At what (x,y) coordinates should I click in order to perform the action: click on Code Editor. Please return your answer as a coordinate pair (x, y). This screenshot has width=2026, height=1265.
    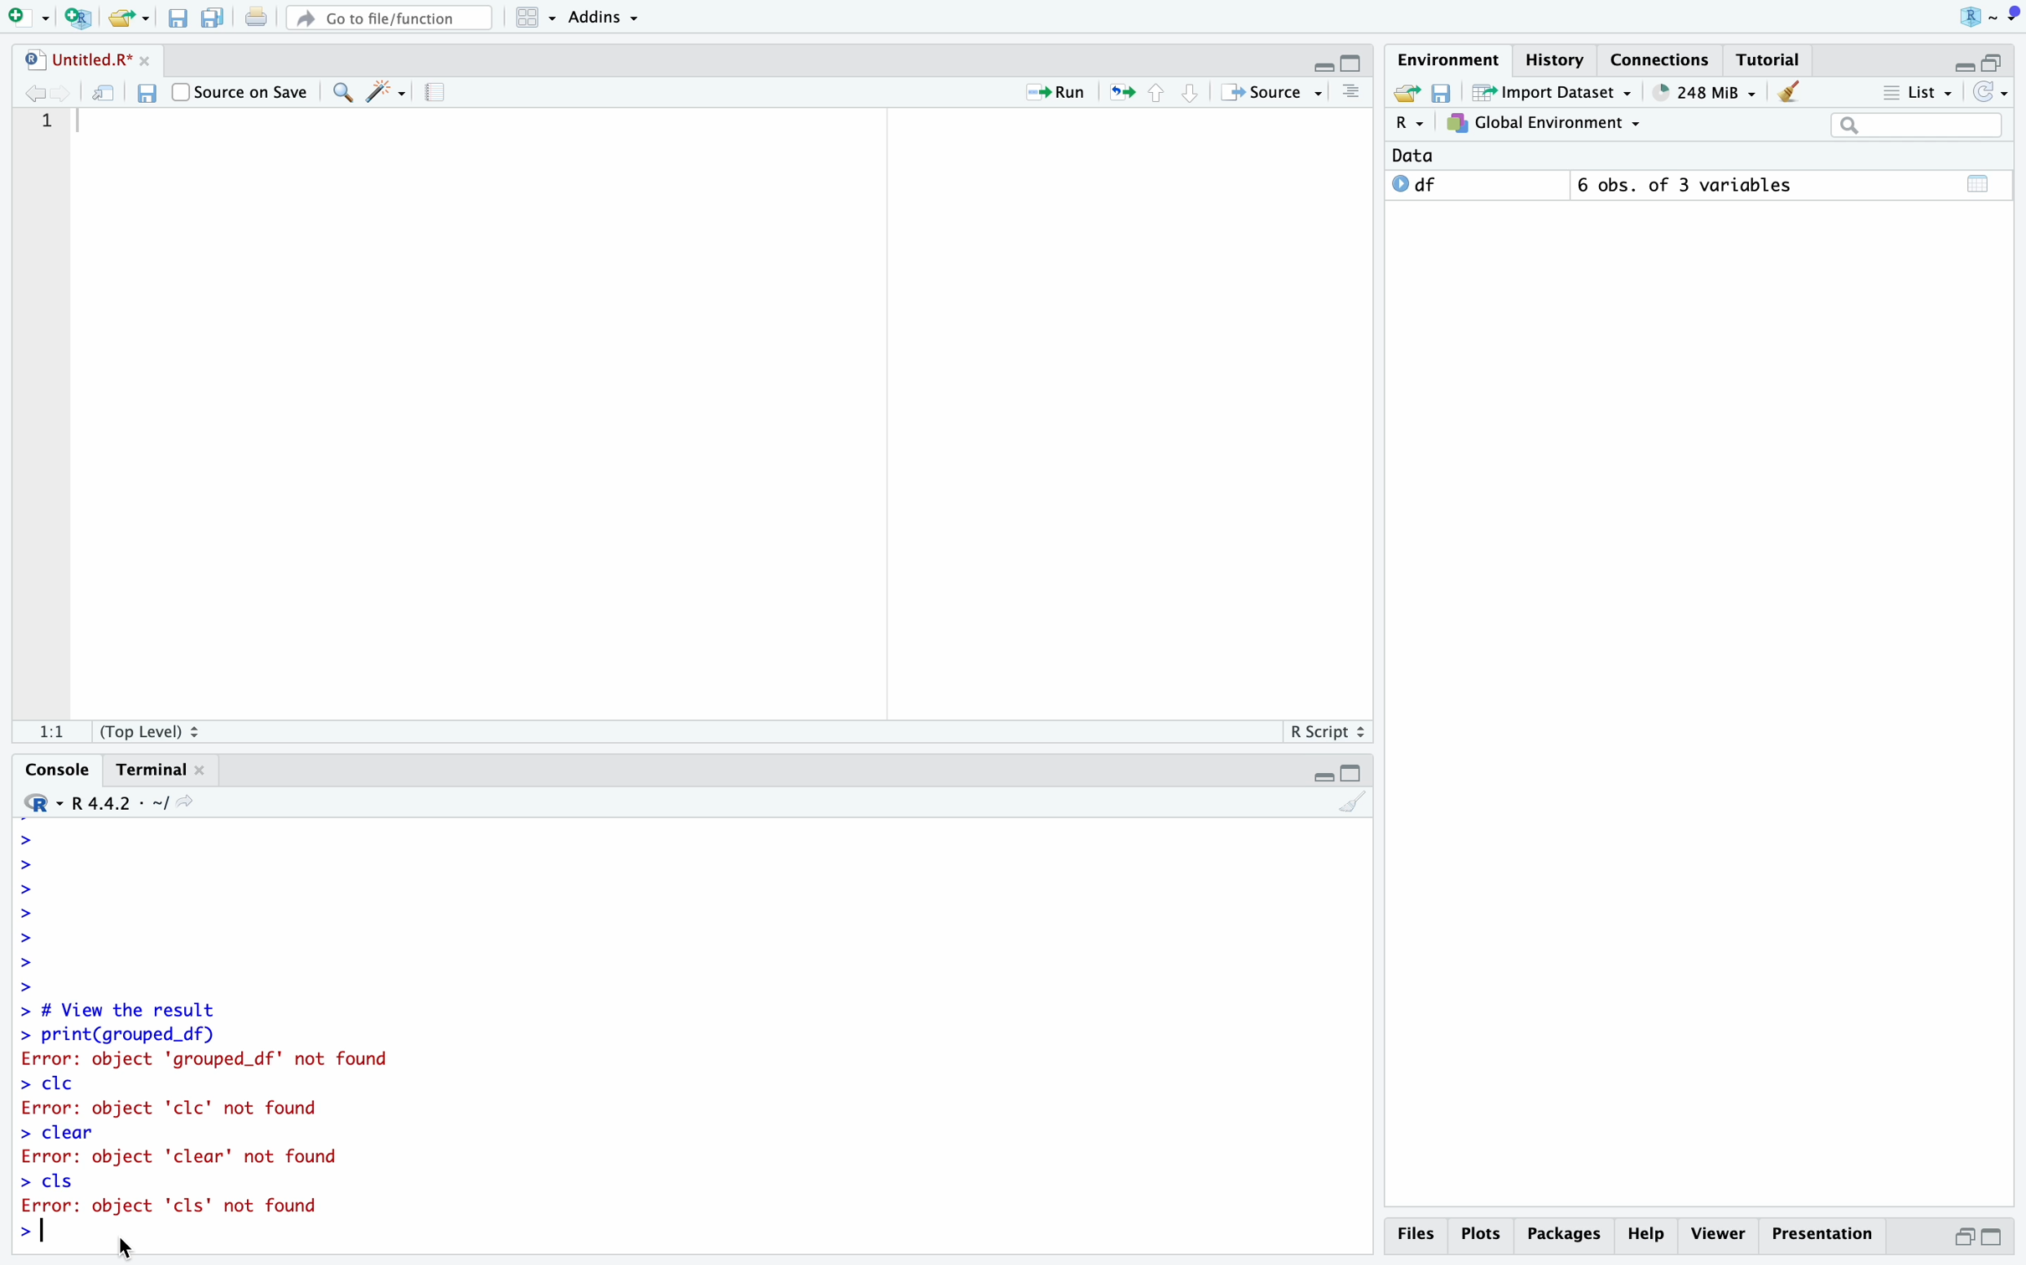
    Looking at the image, I should click on (728, 411).